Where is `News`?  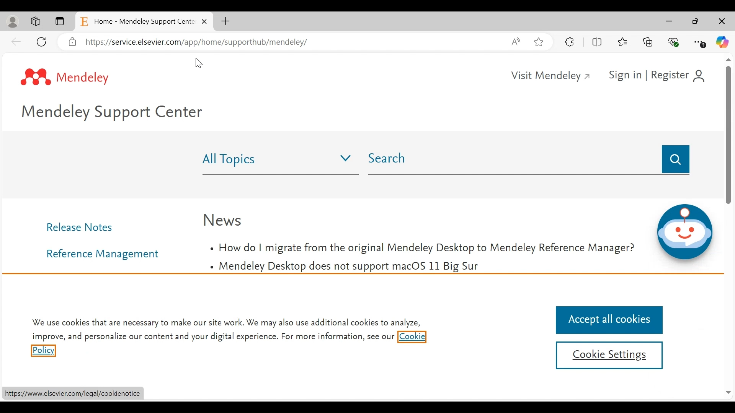
News is located at coordinates (223, 220).